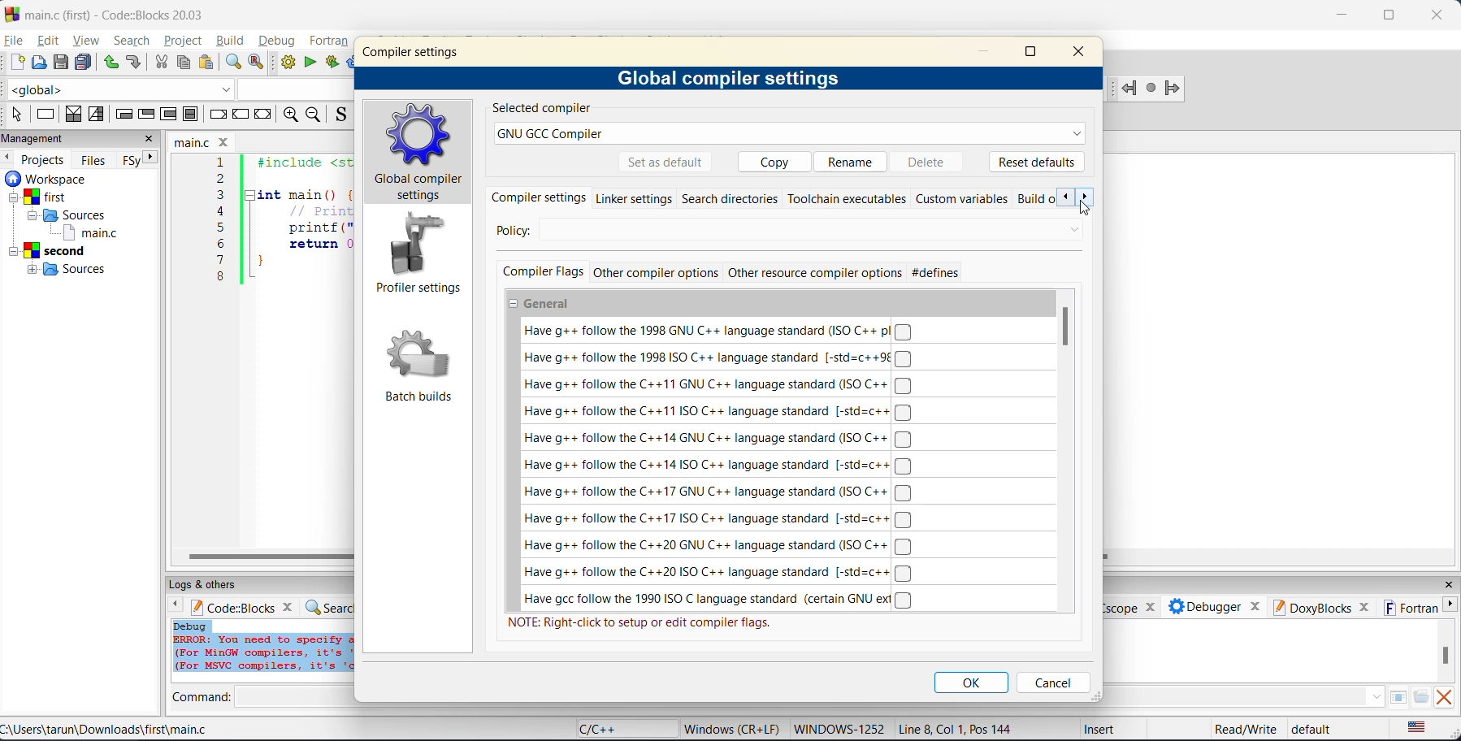 This screenshot has height=741, width=1461. Describe the element at coordinates (150, 140) in the screenshot. I see `close` at that location.